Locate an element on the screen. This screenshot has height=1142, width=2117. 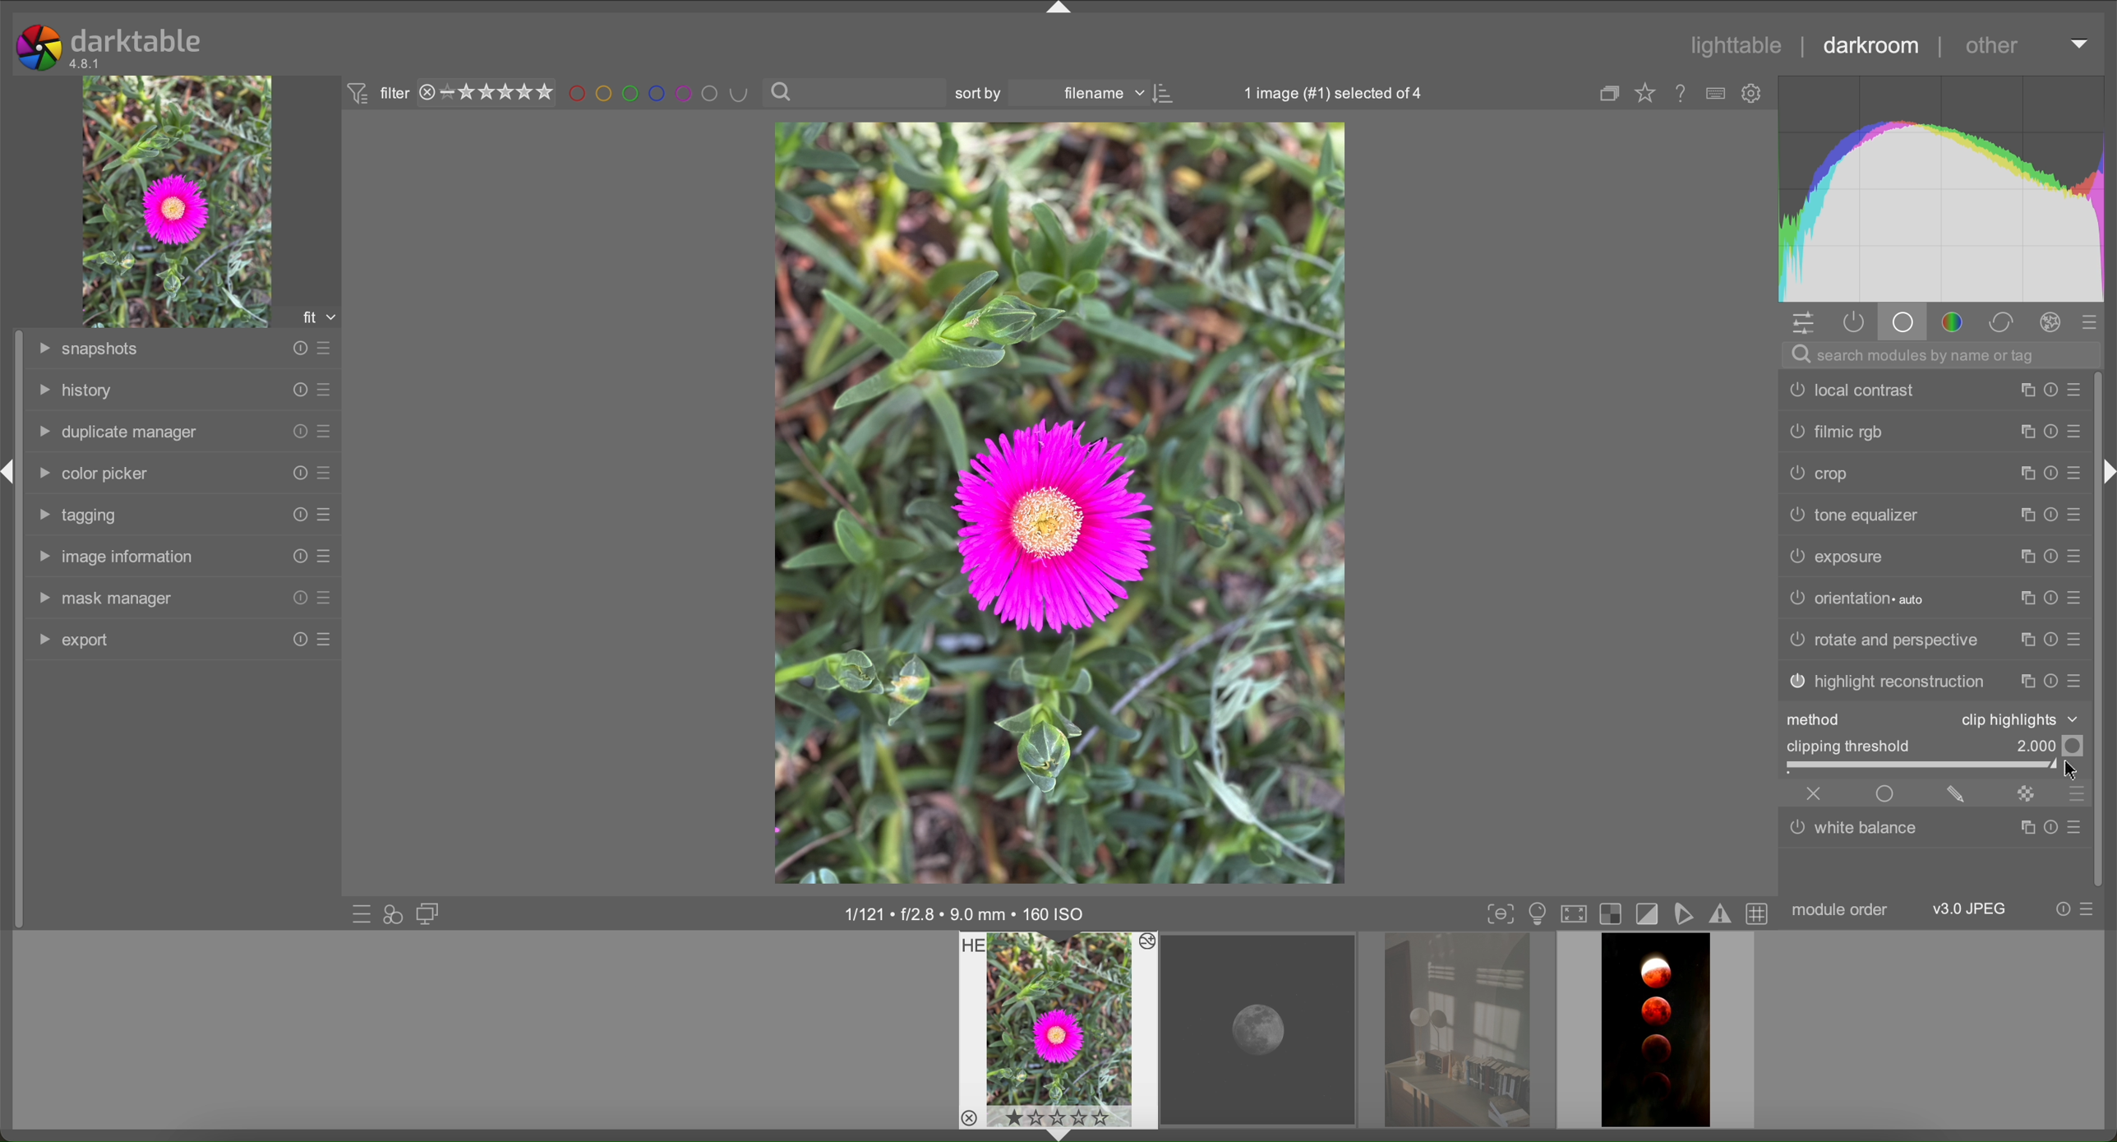
other is located at coordinates (1992, 49).